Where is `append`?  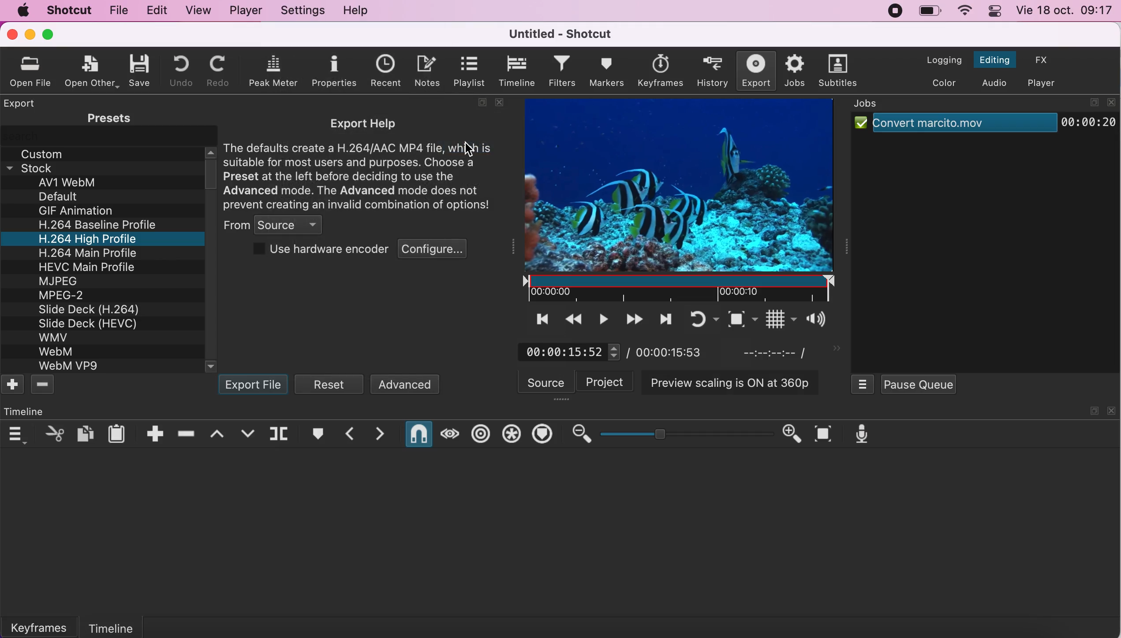 append is located at coordinates (154, 433).